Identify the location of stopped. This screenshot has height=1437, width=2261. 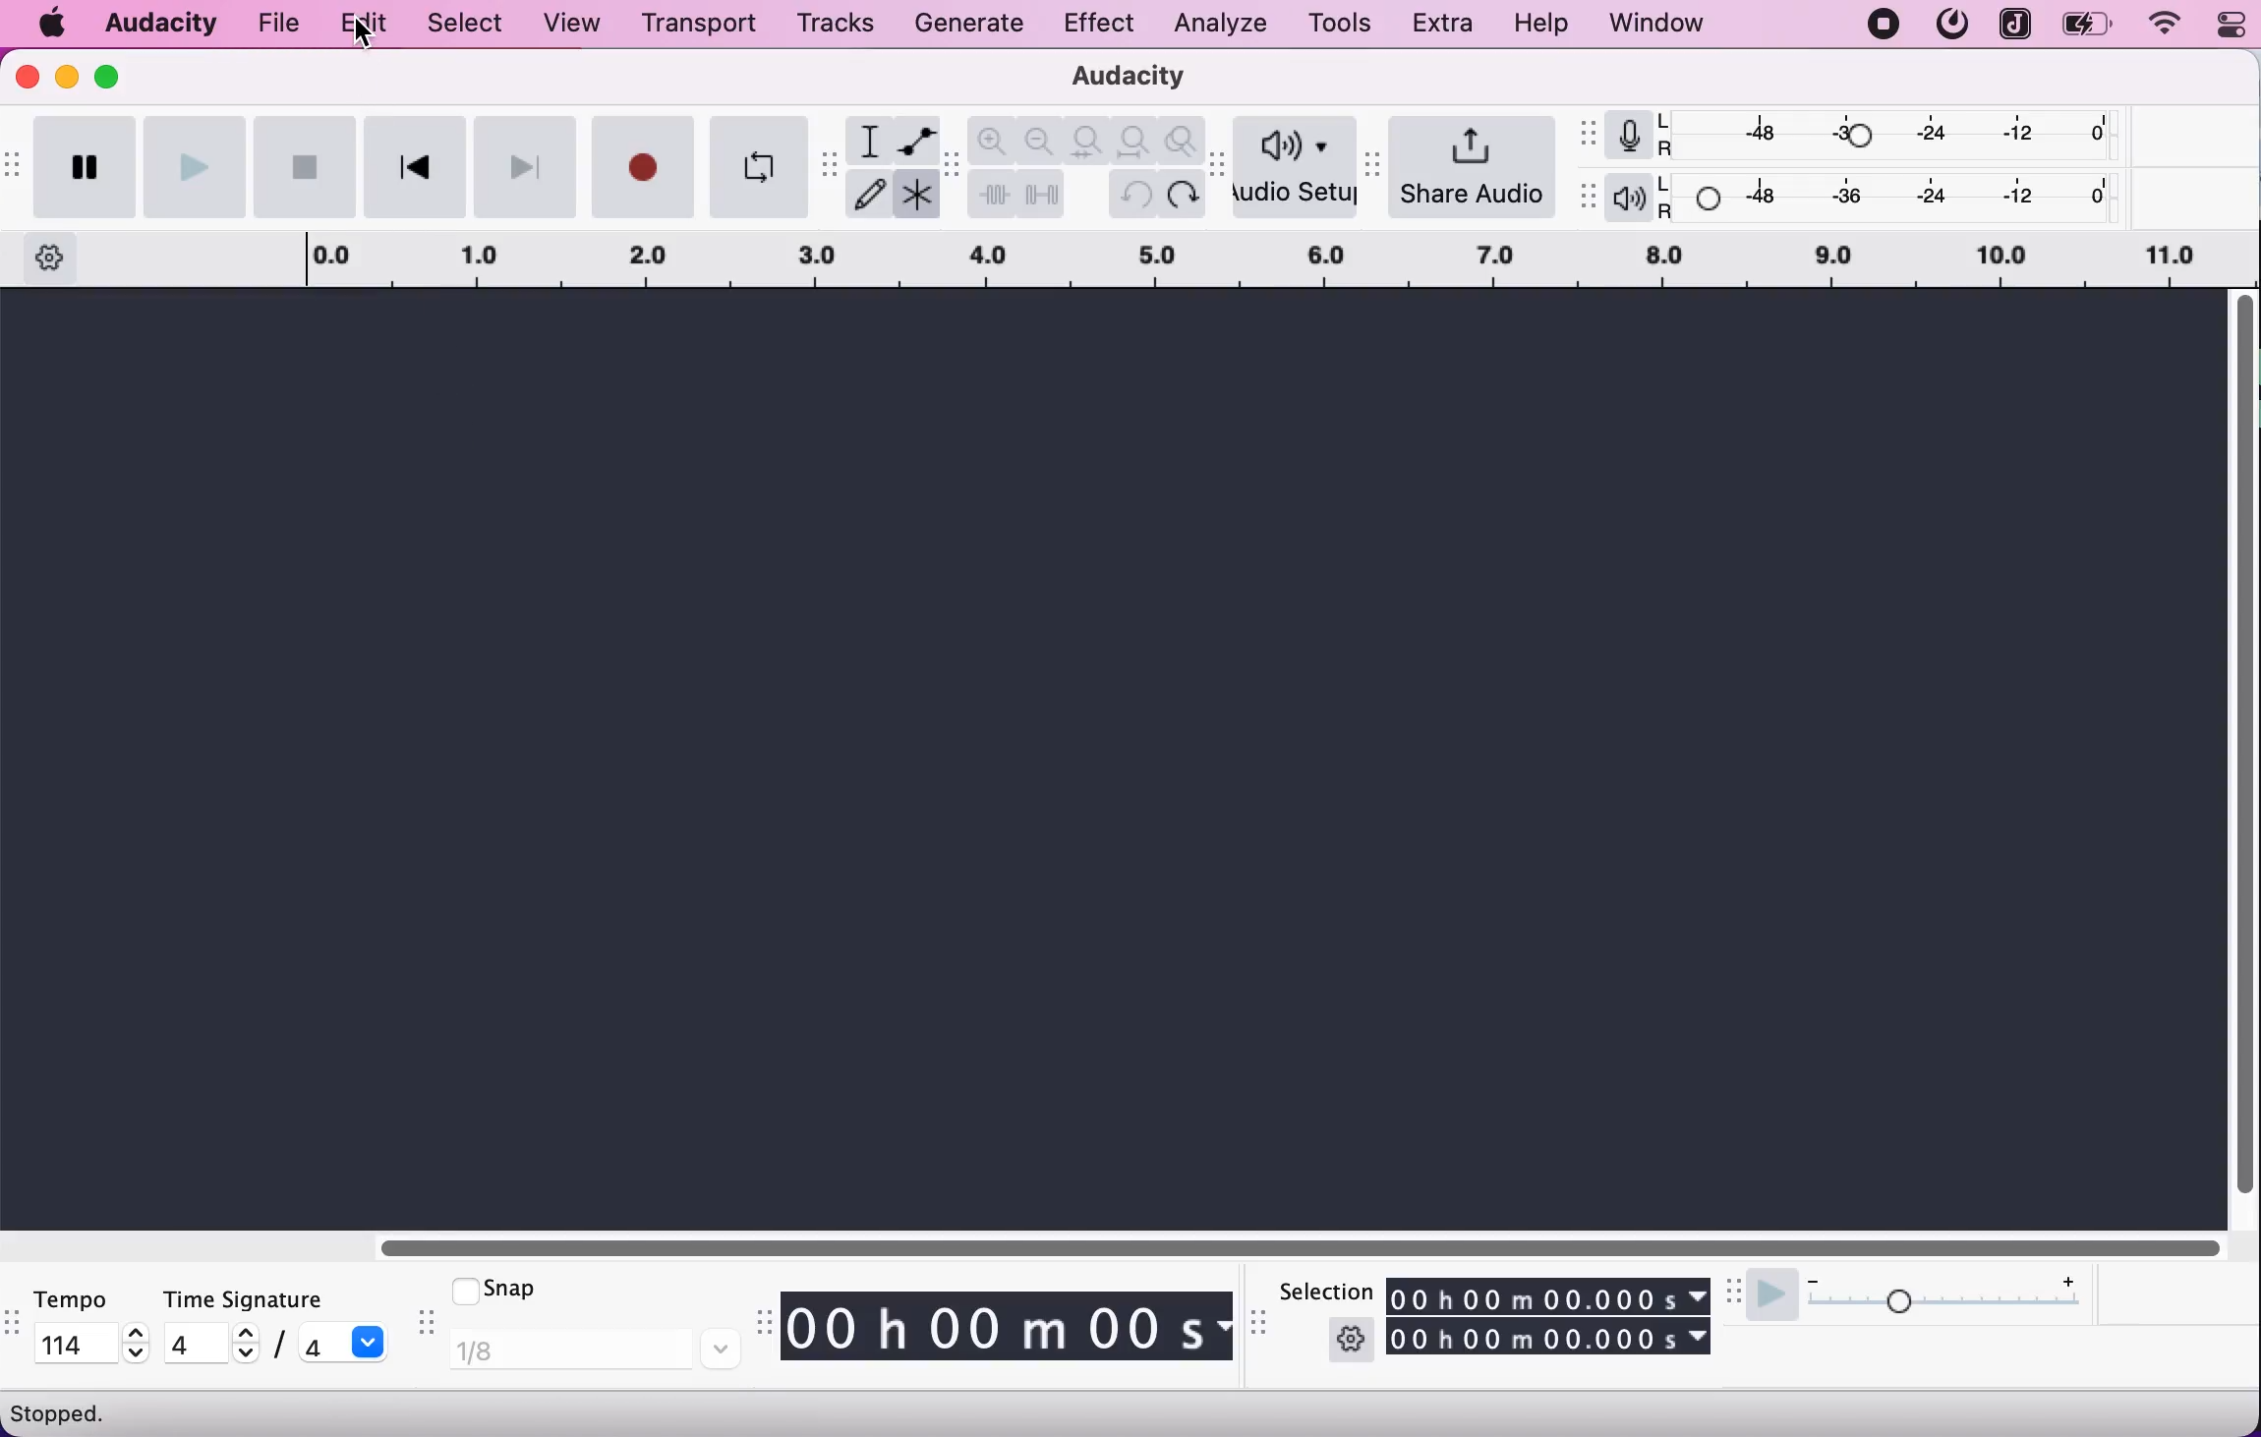
(64, 1412).